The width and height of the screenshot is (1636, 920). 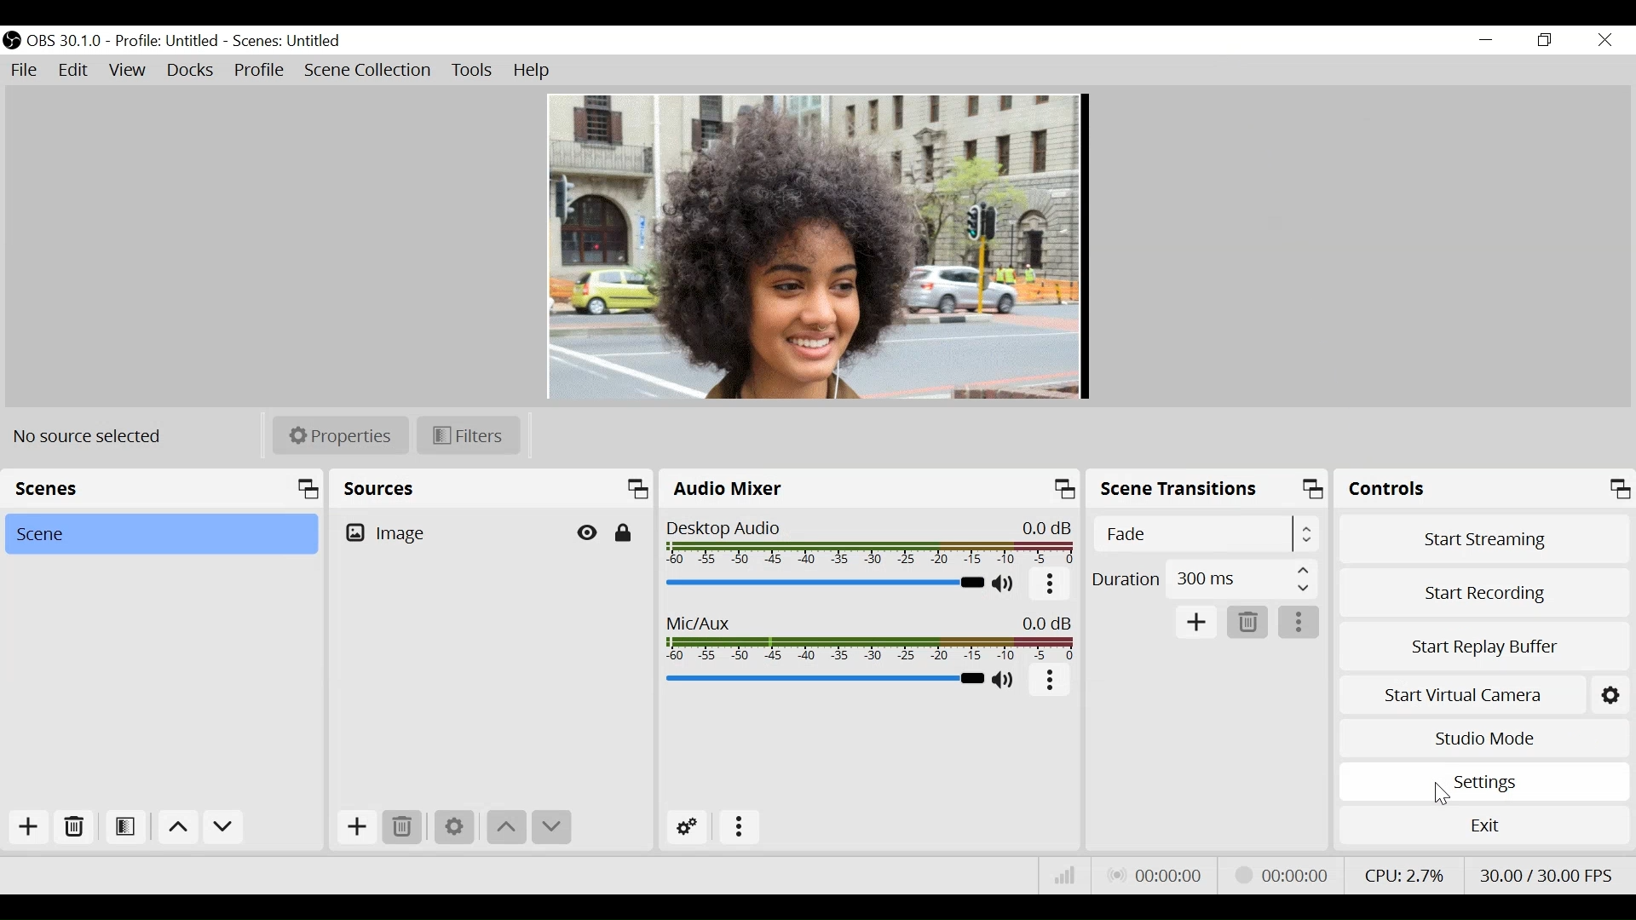 What do you see at coordinates (1604, 39) in the screenshot?
I see `Close` at bounding box center [1604, 39].